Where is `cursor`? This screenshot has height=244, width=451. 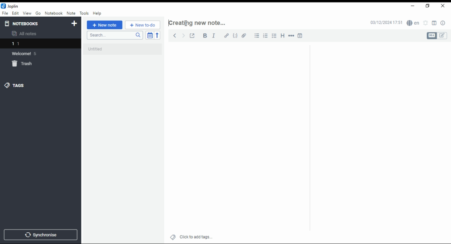 cursor is located at coordinates (187, 24).